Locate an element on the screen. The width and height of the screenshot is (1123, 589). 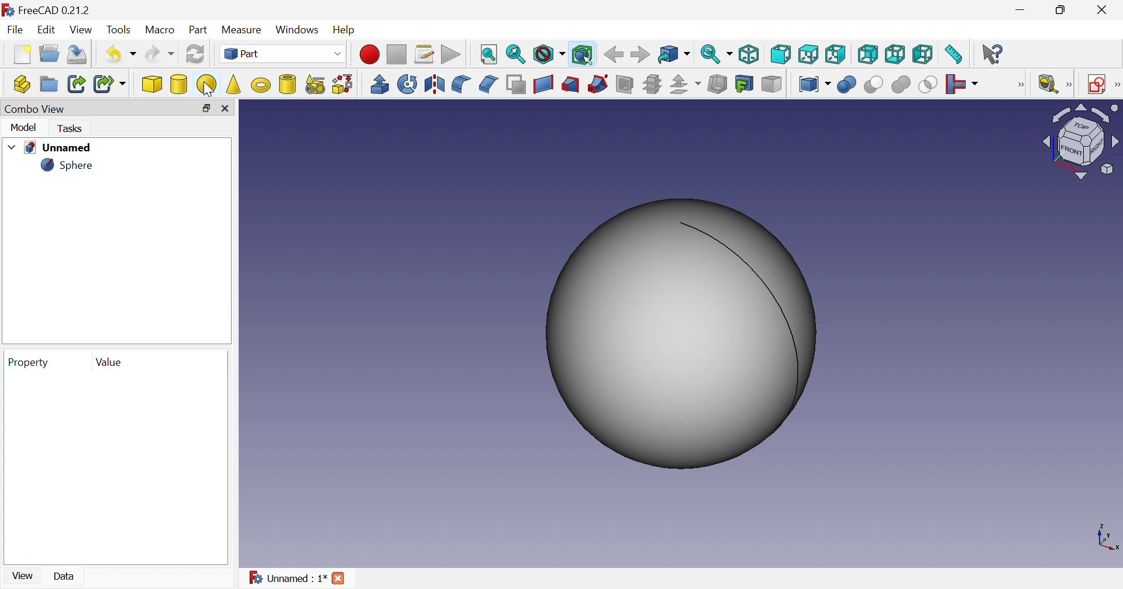
Loft... is located at coordinates (570, 84).